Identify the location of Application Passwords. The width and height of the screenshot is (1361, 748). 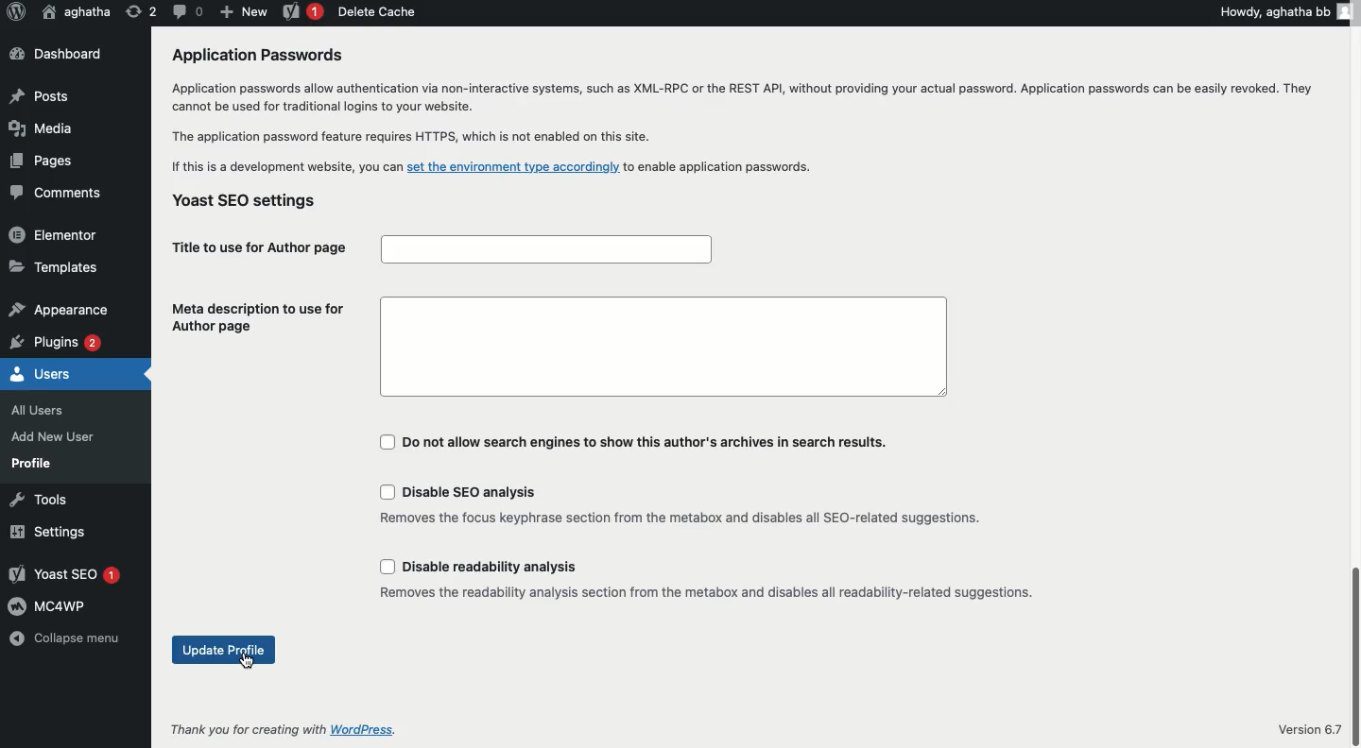
(261, 56).